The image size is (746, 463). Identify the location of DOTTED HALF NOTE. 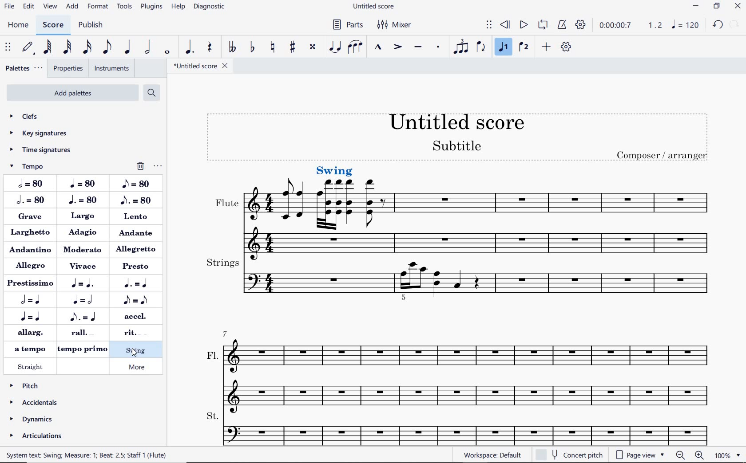
(30, 201).